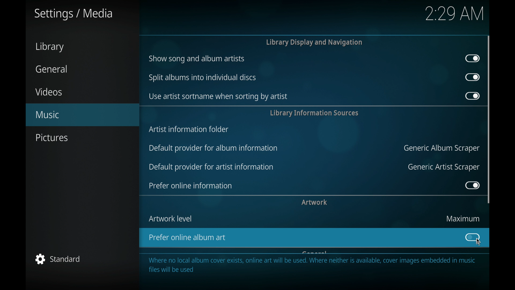  I want to click on cursor, so click(480, 242).